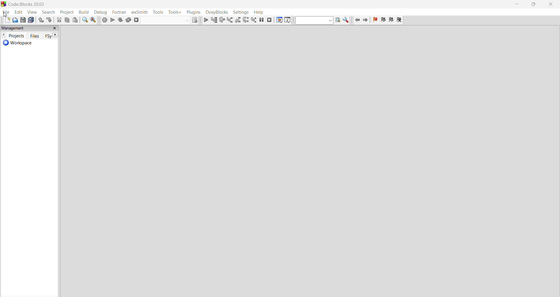  I want to click on clear bookmark, so click(400, 20).